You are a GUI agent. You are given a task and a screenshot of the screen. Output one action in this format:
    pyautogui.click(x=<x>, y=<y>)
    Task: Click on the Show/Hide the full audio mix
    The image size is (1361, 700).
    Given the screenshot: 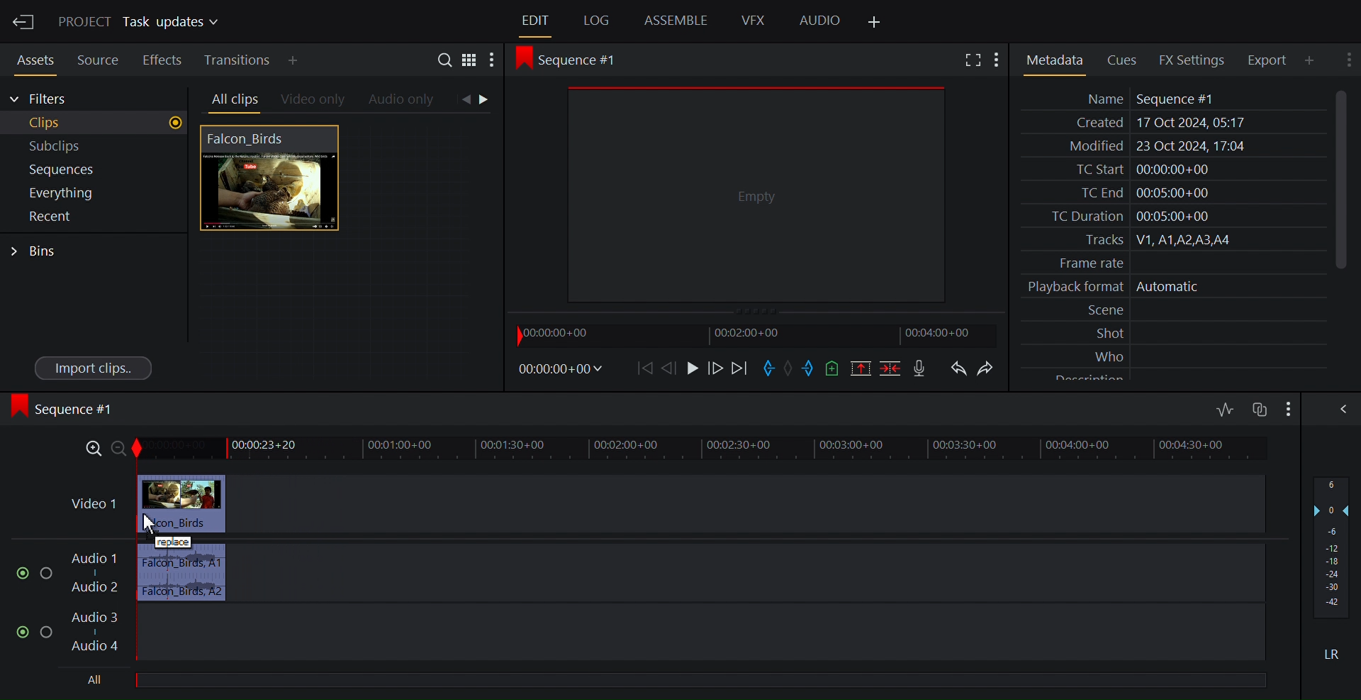 What is the action you would take?
    pyautogui.click(x=1340, y=409)
    